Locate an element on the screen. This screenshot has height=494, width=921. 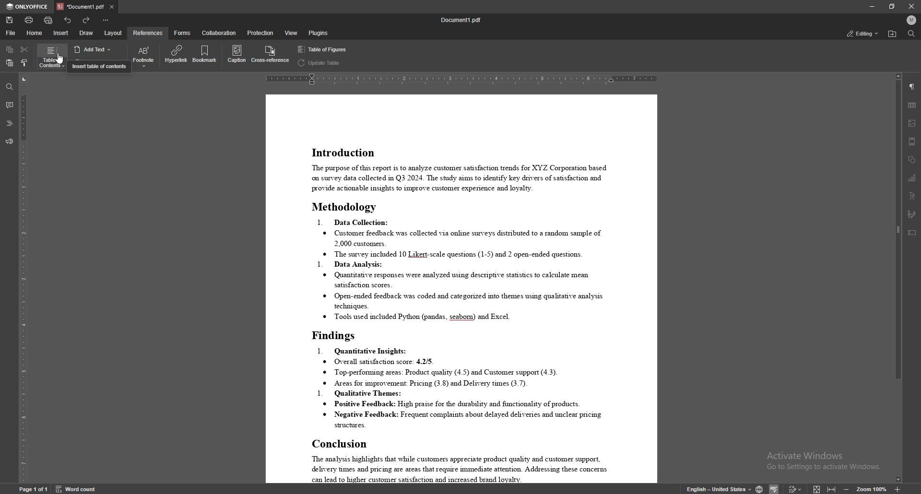
change doc language is located at coordinates (759, 489).